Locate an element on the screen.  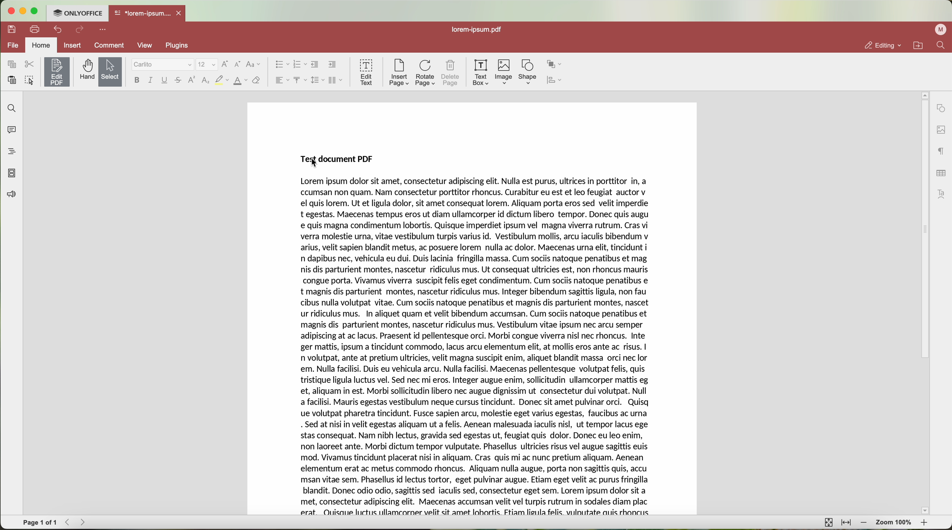
zoom in is located at coordinates (926, 522).